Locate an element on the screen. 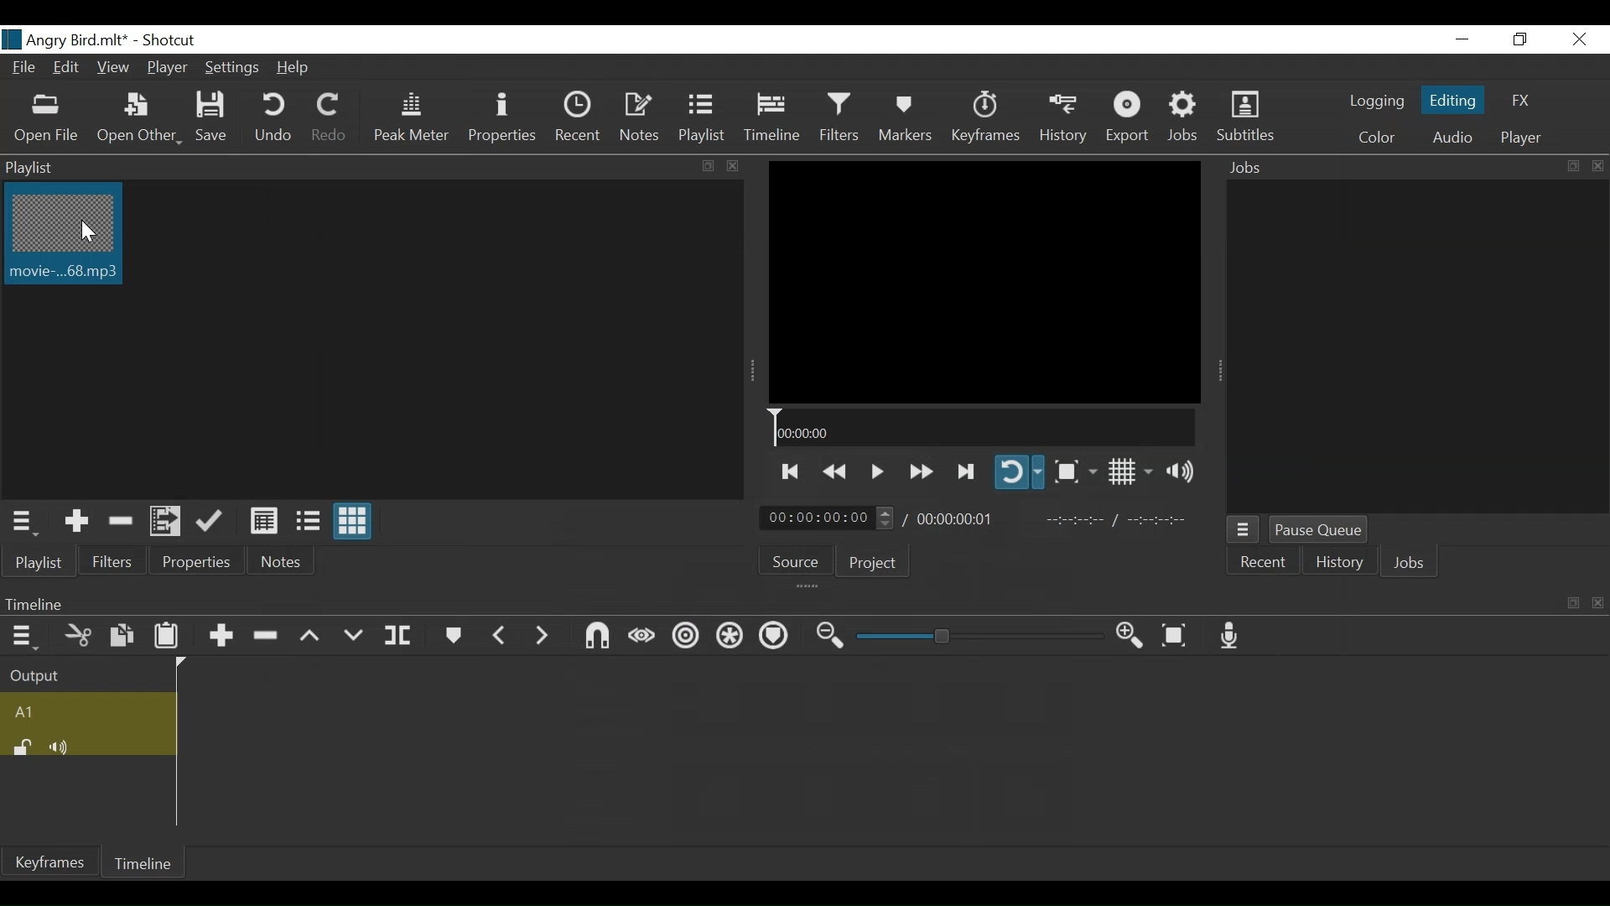 The image size is (1610, 906). Playlist menu is located at coordinates (29, 521).